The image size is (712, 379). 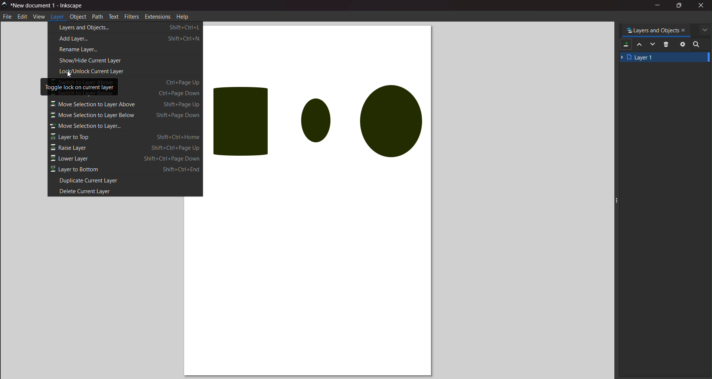 I want to click on view, so click(x=39, y=18).